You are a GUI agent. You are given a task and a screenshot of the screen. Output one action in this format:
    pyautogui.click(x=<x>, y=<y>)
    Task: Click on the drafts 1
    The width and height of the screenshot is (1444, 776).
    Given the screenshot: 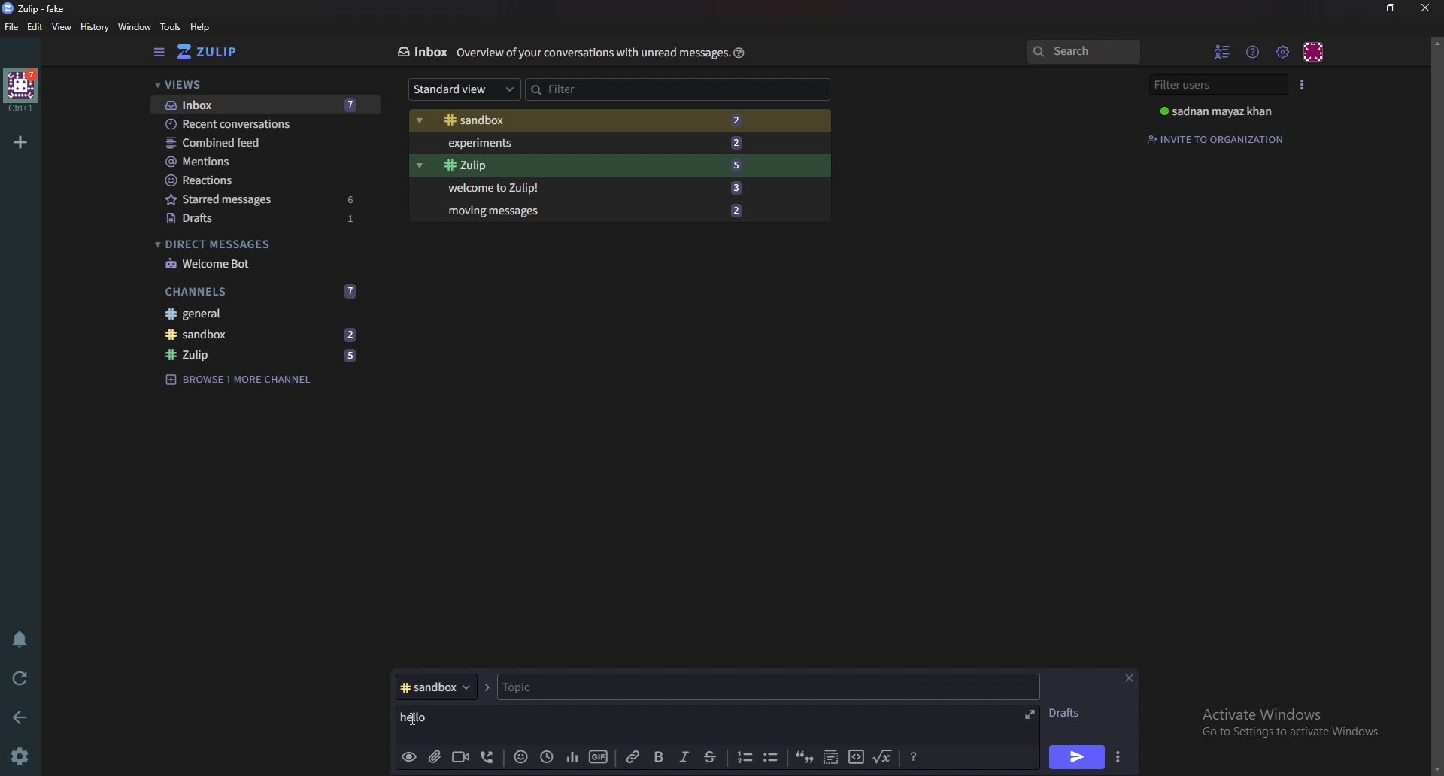 What is the action you would take?
    pyautogui.click(x=267, y=219)
    